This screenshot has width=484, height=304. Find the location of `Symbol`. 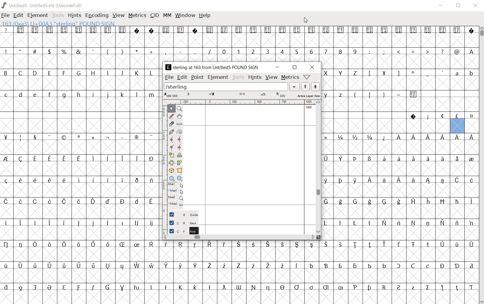

Symbol is located at coordinates (7, 222).